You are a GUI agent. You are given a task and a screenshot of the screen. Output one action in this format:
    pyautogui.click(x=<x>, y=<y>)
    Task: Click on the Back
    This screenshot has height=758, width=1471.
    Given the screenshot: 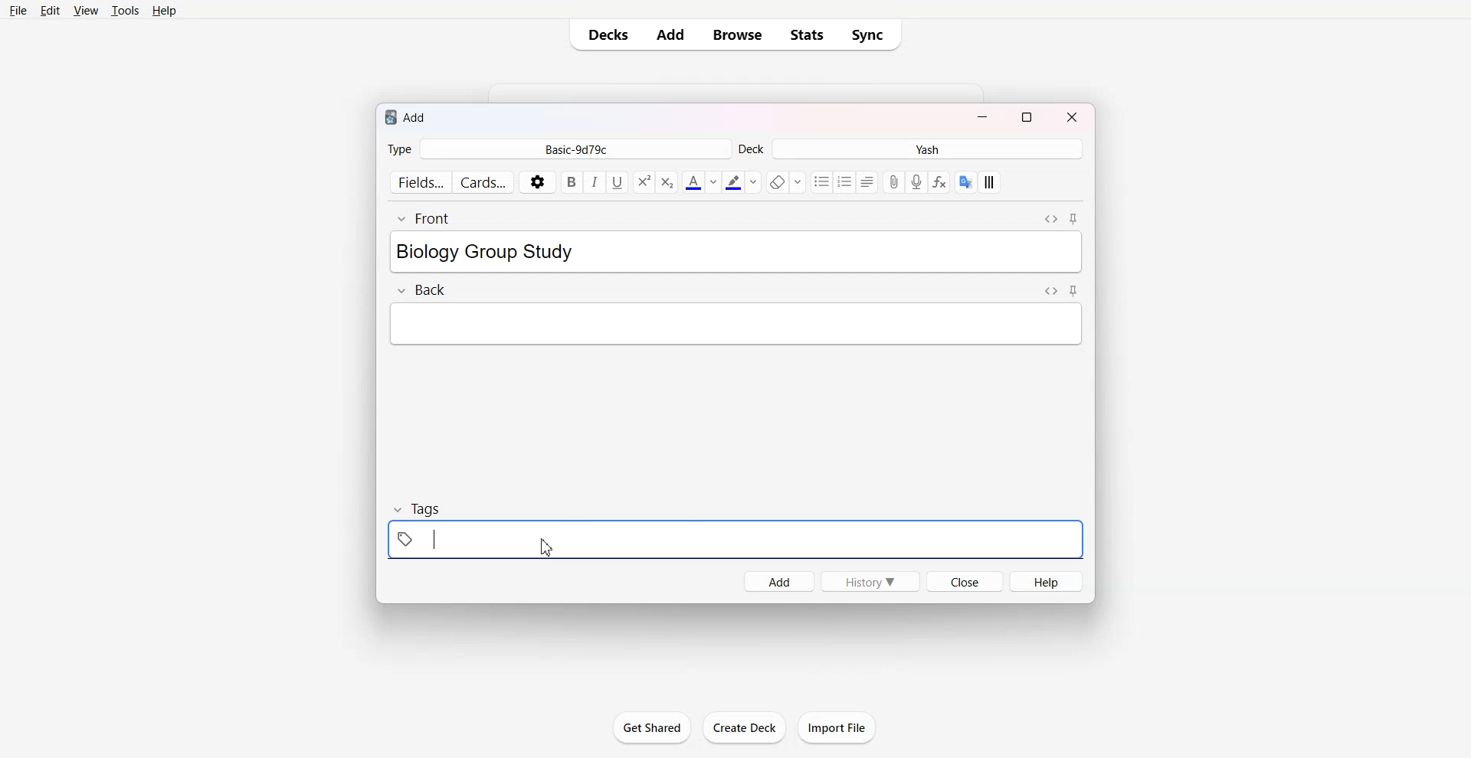 What is the action you would take?
    pyautogui.click(x=421, y=289)
    